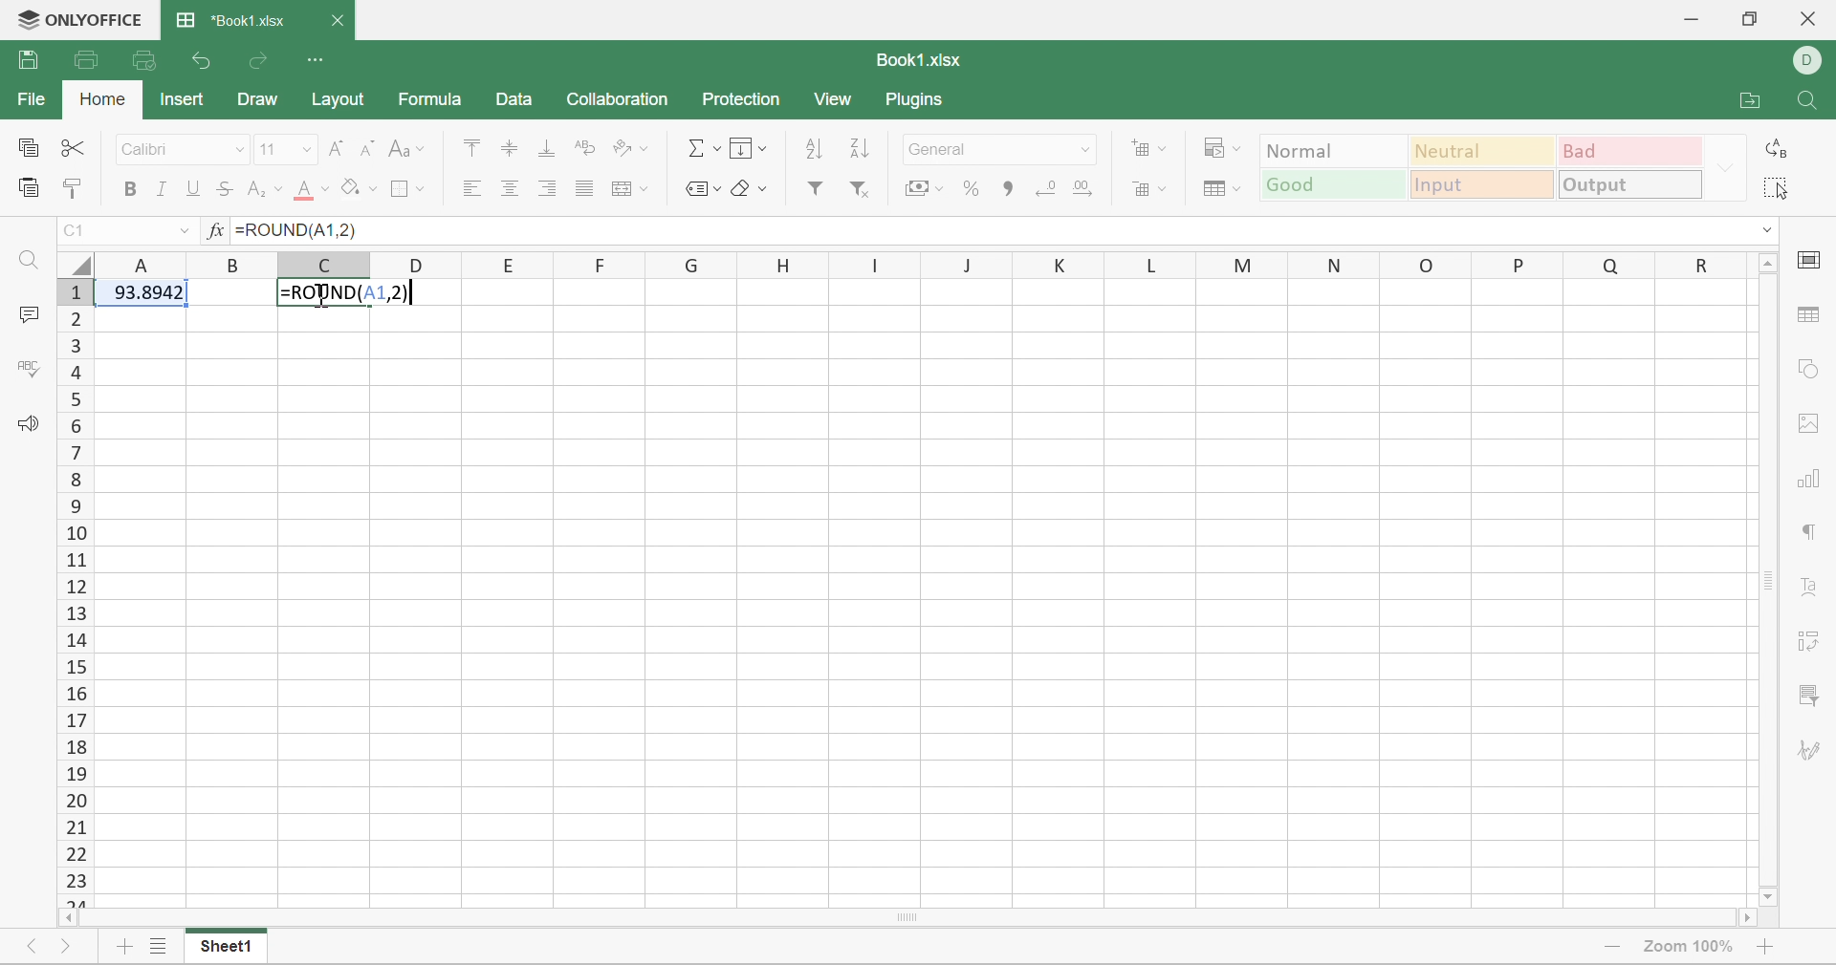 This screenshot has width=1836, height=965. Describe the element at coordinates (1688, 19) in the screenshot. I see `Minimize` at that location.